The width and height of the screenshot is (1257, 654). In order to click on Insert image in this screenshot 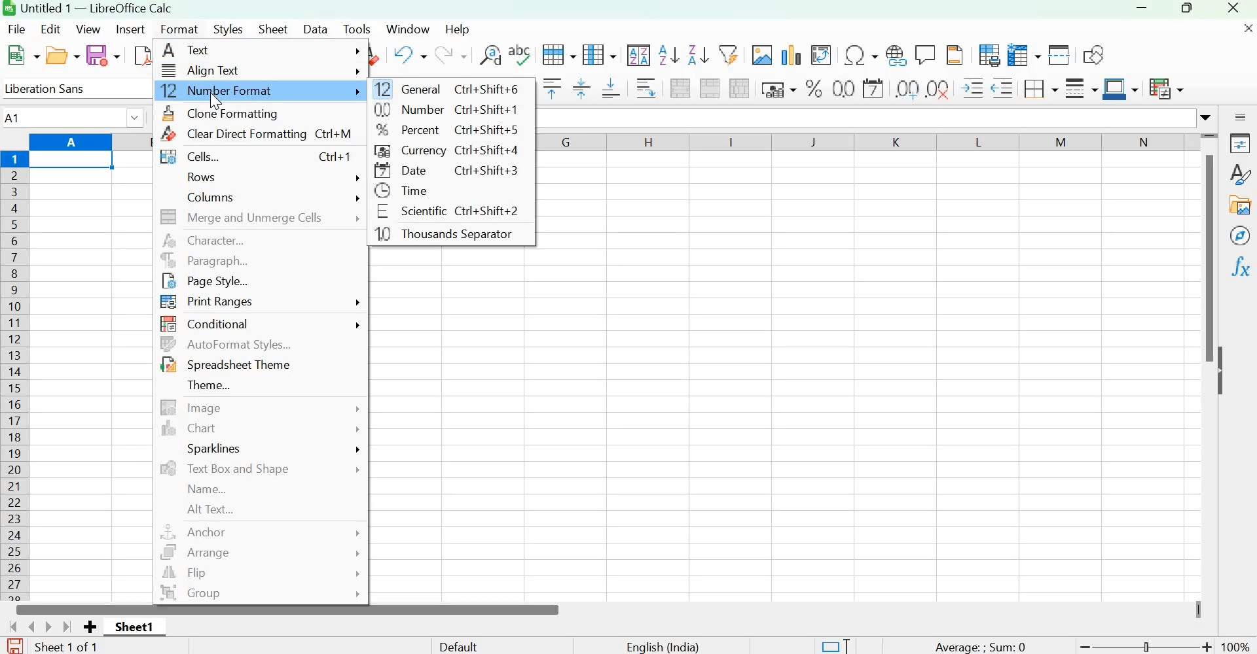, I will do `click(761, 54)`.